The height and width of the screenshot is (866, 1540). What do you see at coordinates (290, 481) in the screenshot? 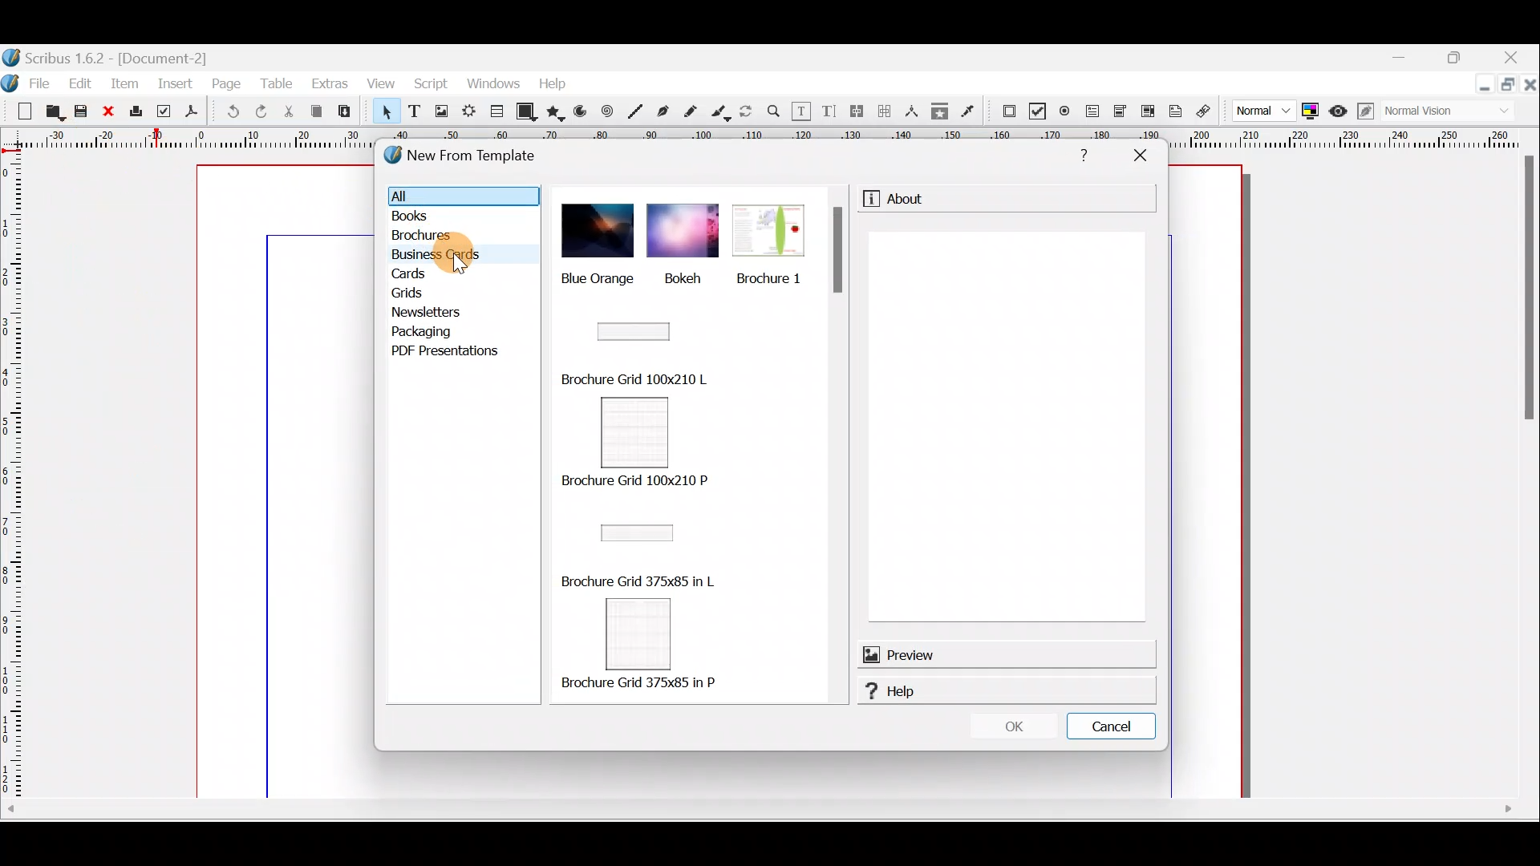
I see `Canvas` at bounding box center [290, 481].